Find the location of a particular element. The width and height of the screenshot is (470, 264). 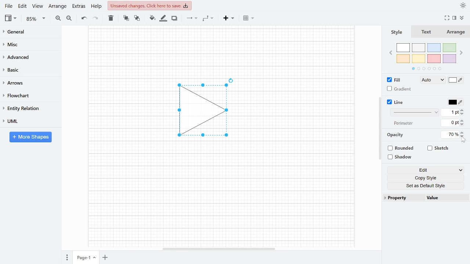

Rounded is located at coordinates (402, 149).